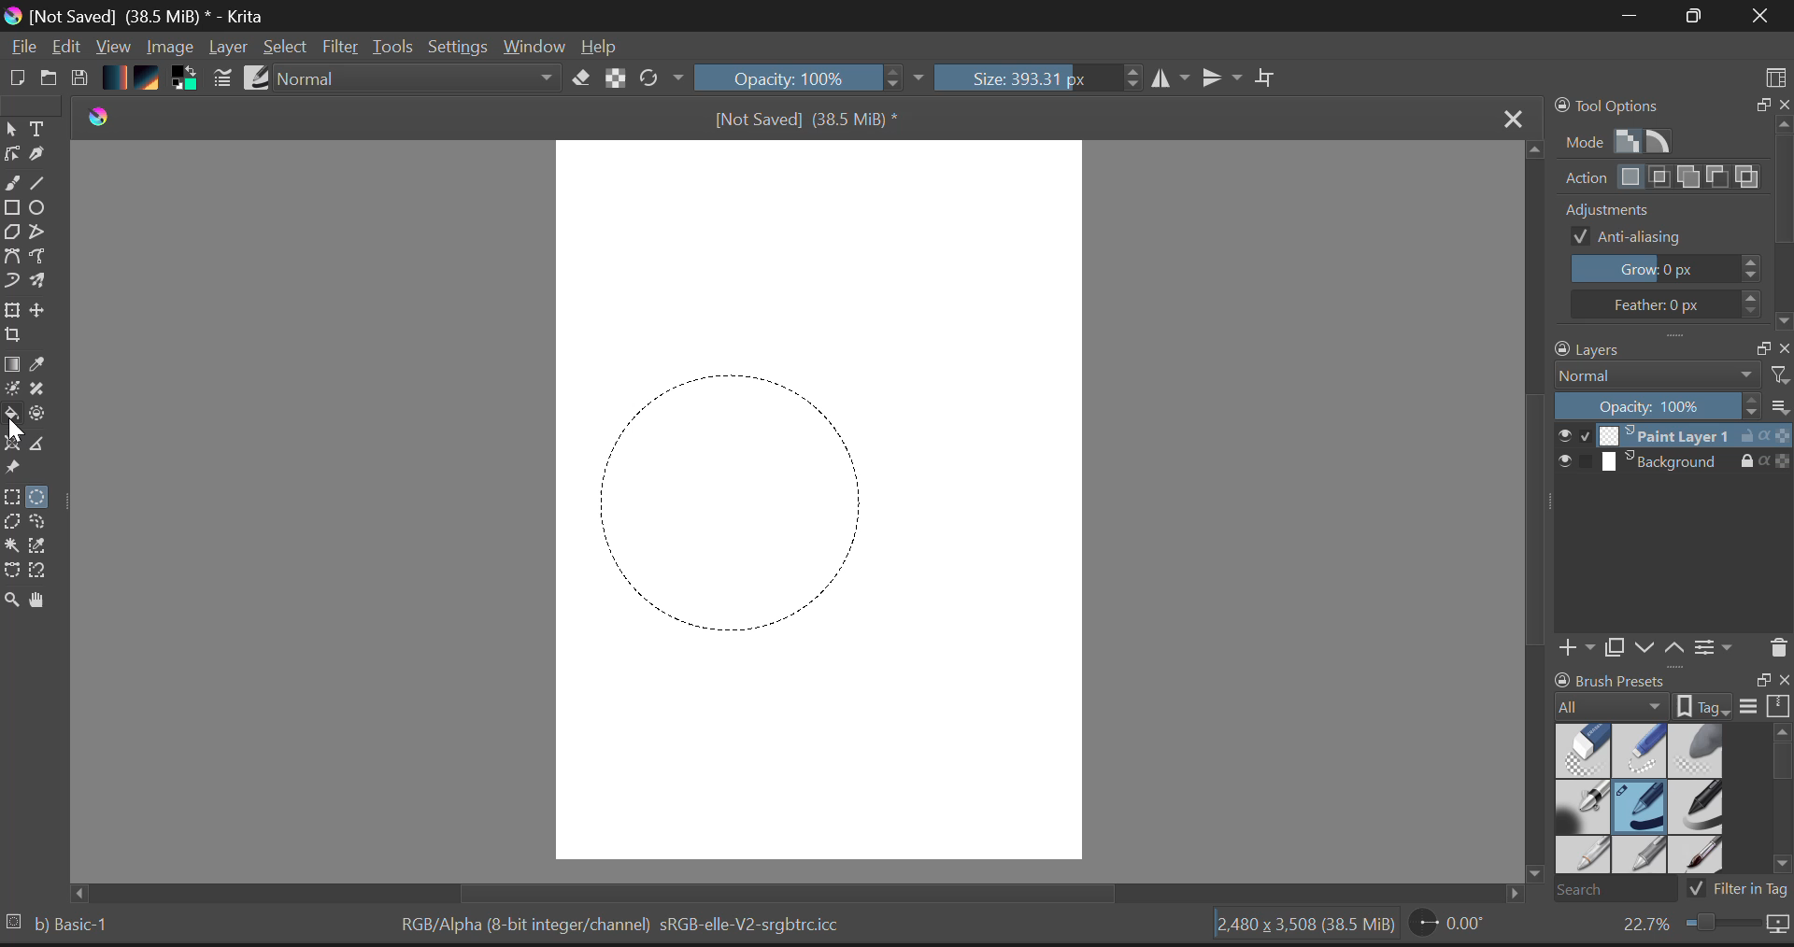 Image resolution: width=1794 pixels, height=947 pixels. What do you see at coordinates (40, 392) in the screenshot?
I see `Smart Patch Tool` at bounding box center [40, 392].